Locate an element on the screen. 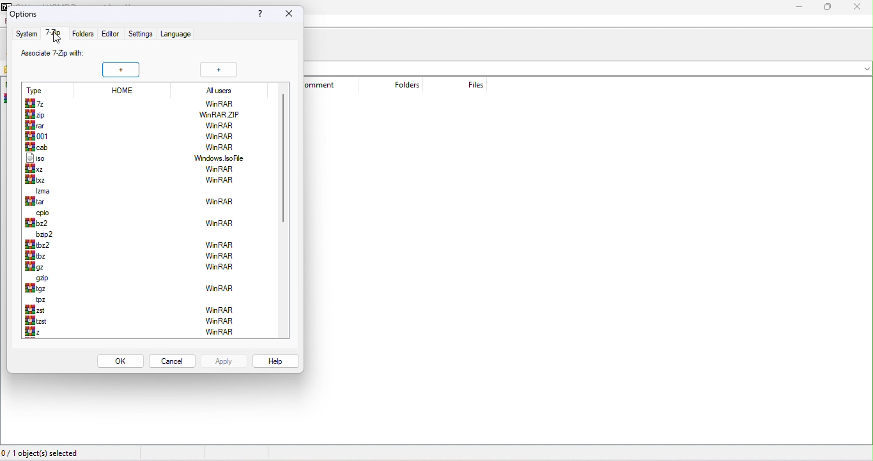  system is located at coordinates (24, 33).